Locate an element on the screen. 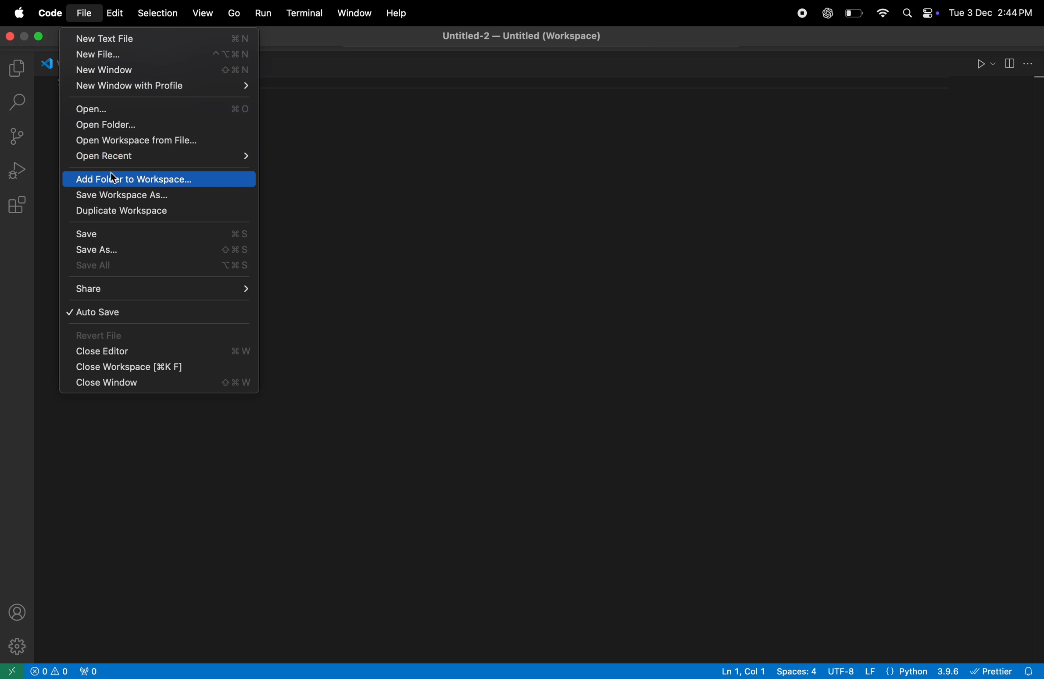 This screenshot has height=679, width=1044. no problems is located at coordinates (50, 671).